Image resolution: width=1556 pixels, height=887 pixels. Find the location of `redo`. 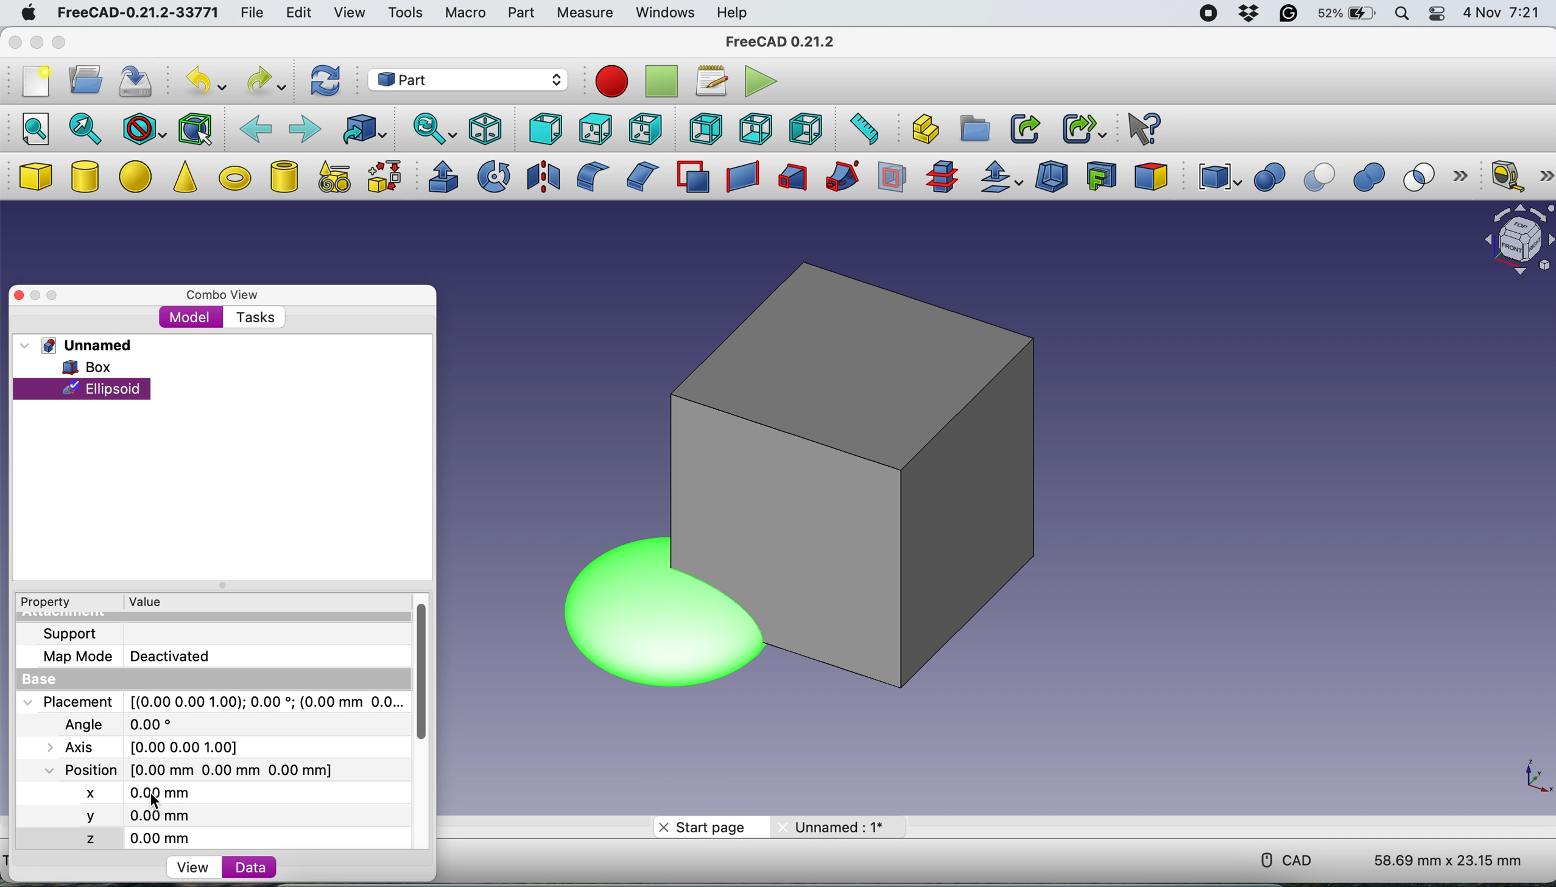

redo is located at coordinates (266, 81).